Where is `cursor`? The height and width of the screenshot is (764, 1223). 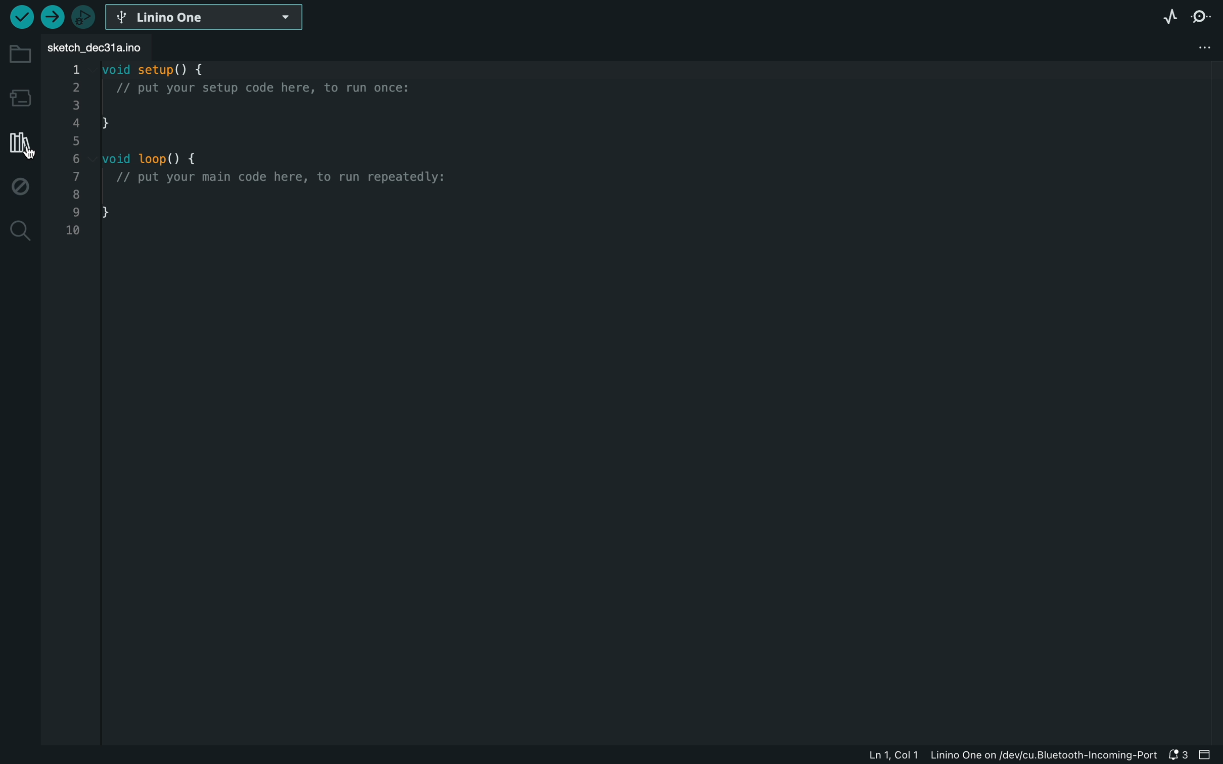 cursor is located at coordinates (29, 150).